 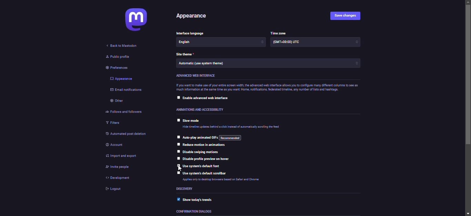 What do you see at coordinates (177, 144) in the screenshot?
I see `click to select` at bounding box center [177, 144].